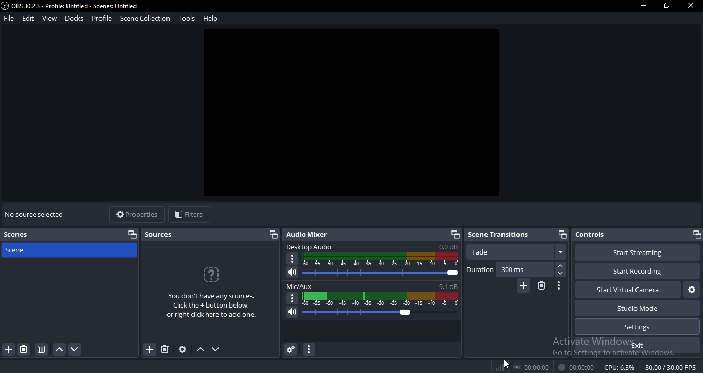  Describe the element at coordinates (60, 350) in the screenshot. I see `move scene up ` at that location.